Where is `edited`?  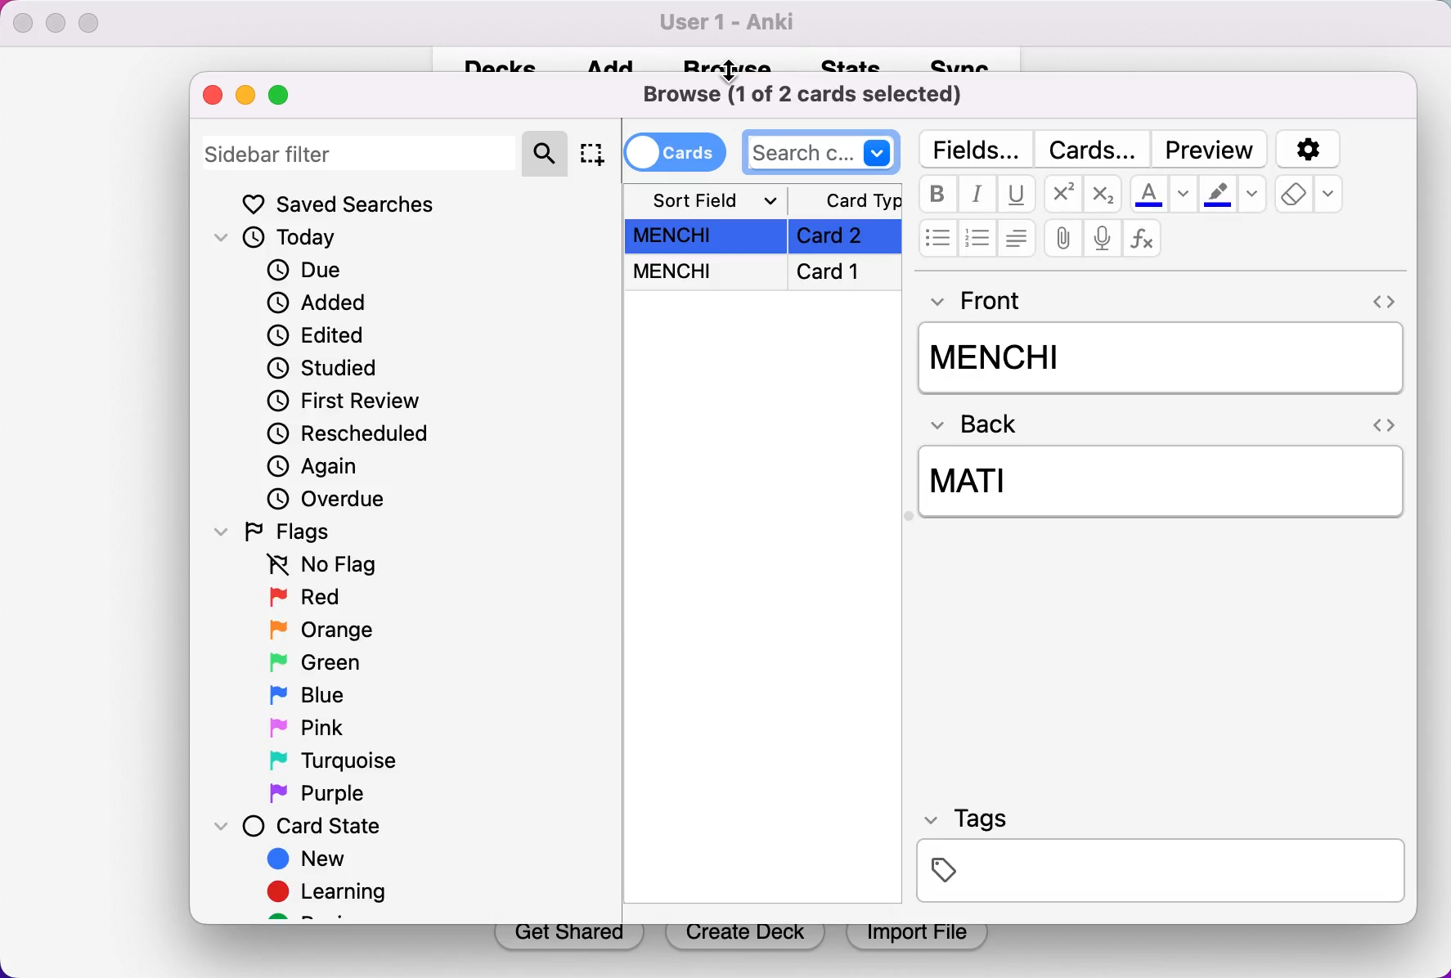 edited is located at coordinates (317, 338).